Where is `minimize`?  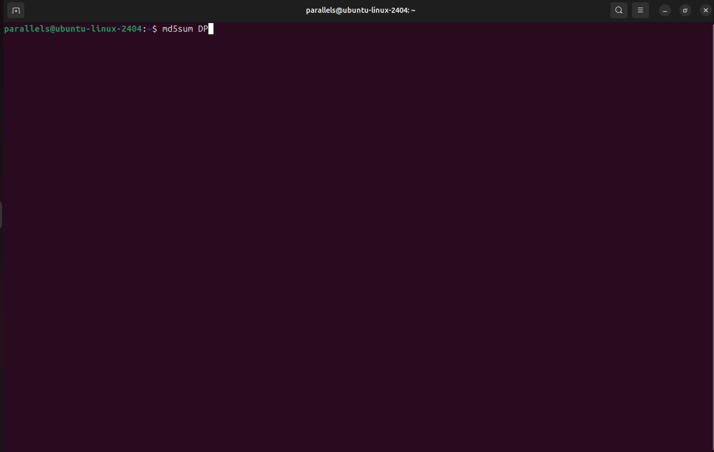 minimize is located at coordinates (665, 11).